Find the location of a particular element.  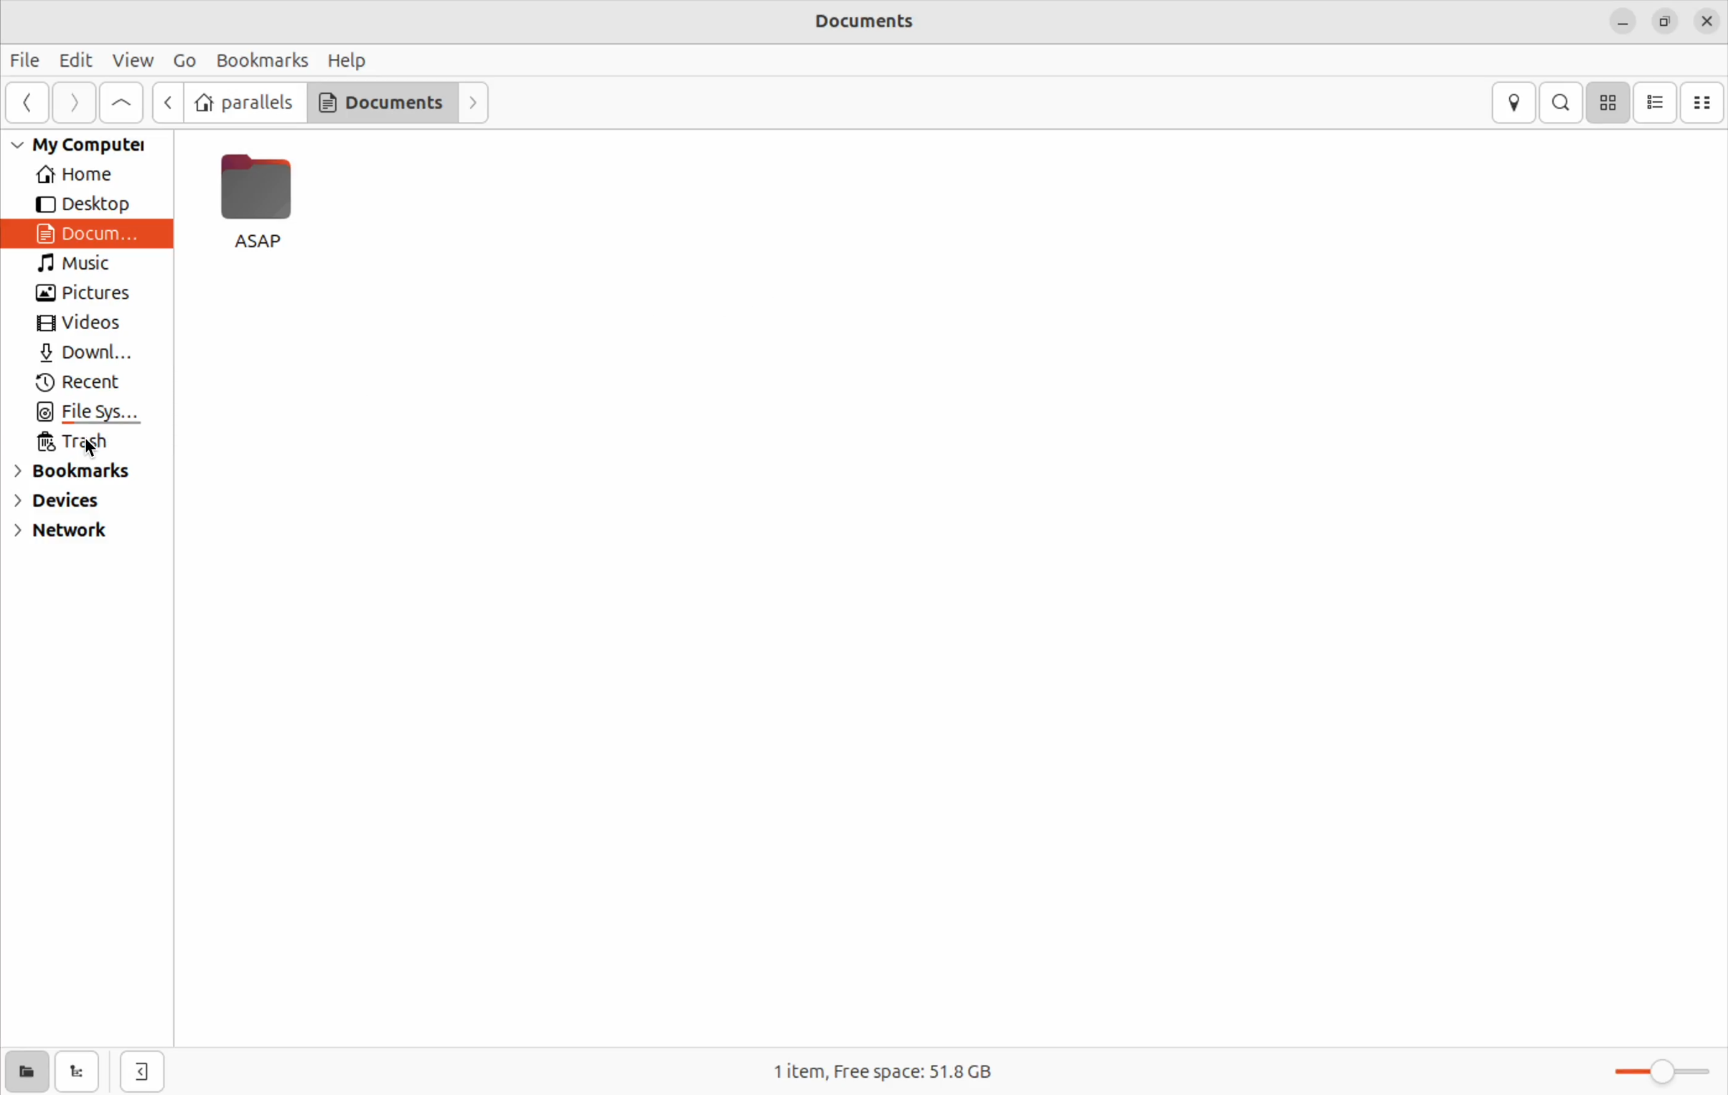

Go is located at coordinates (183, 59).